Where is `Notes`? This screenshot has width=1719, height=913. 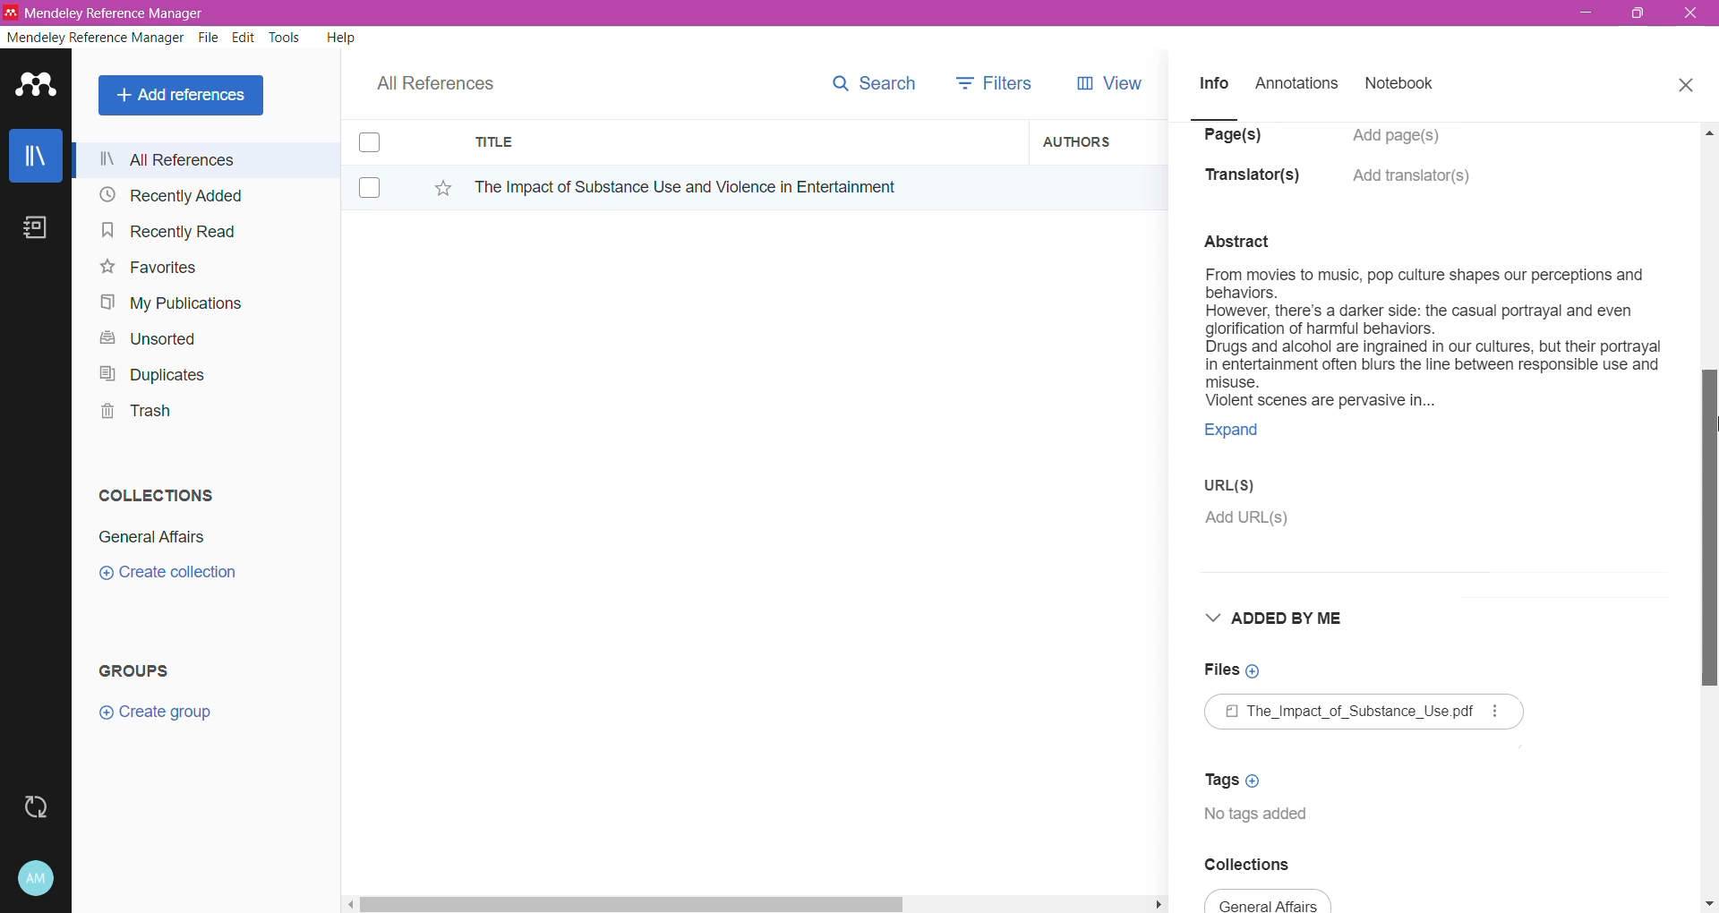
Notes is located at coordinates (39, 229).